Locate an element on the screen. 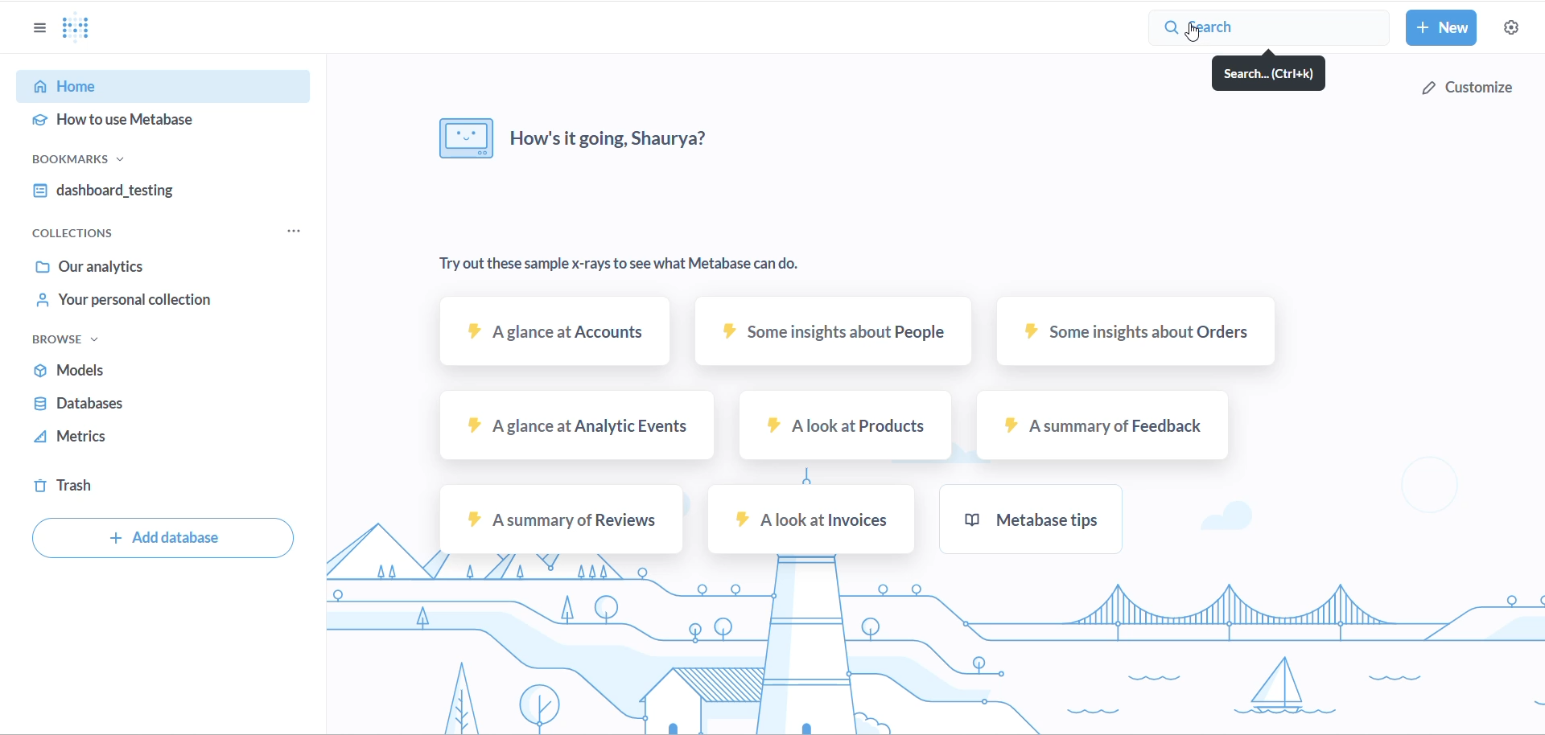  A look at products  is located at coordinates (843, 427).